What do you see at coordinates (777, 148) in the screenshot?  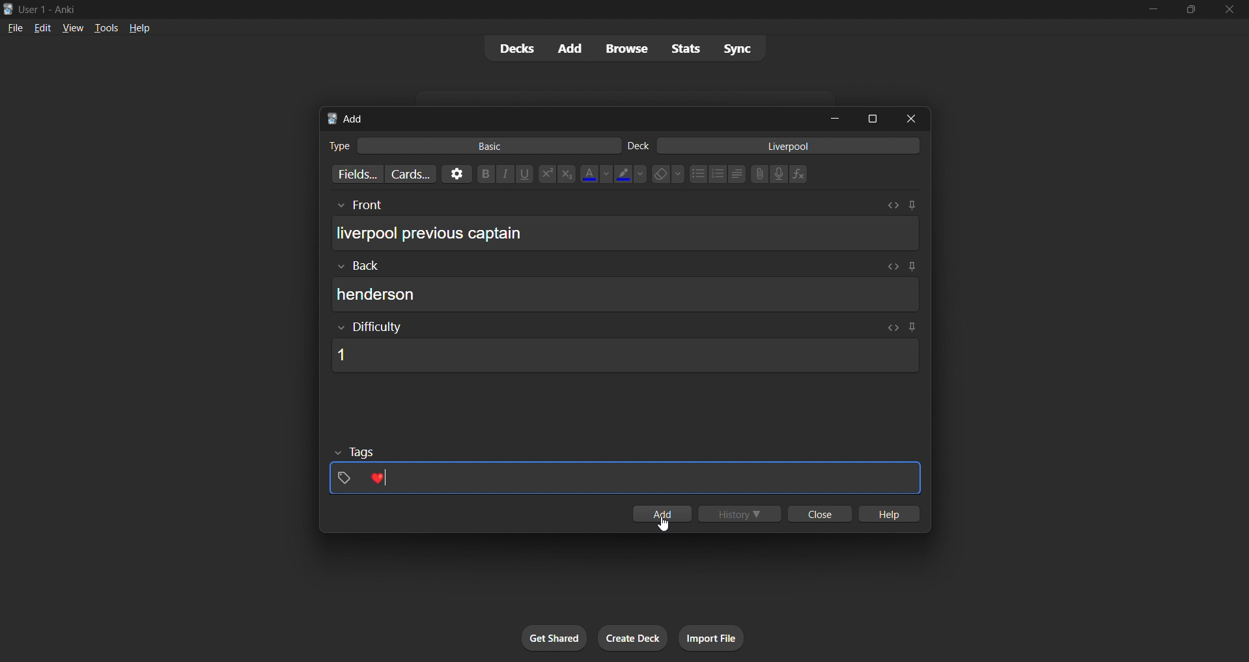 I see `card deck input box` at bounding box center [777, 148].